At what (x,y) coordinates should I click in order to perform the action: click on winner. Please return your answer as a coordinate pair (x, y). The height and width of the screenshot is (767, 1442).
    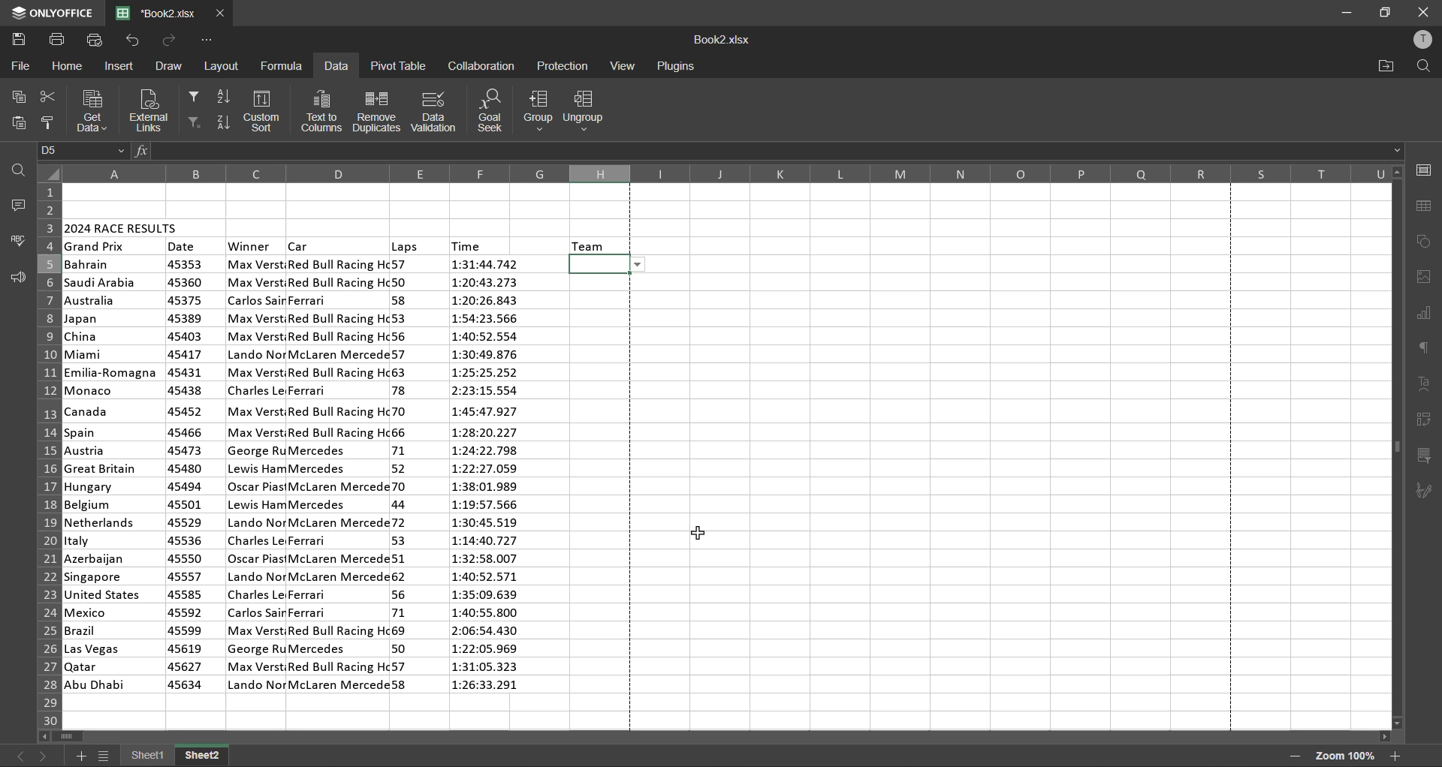
    Looking at the image, I should click on (250, 246).